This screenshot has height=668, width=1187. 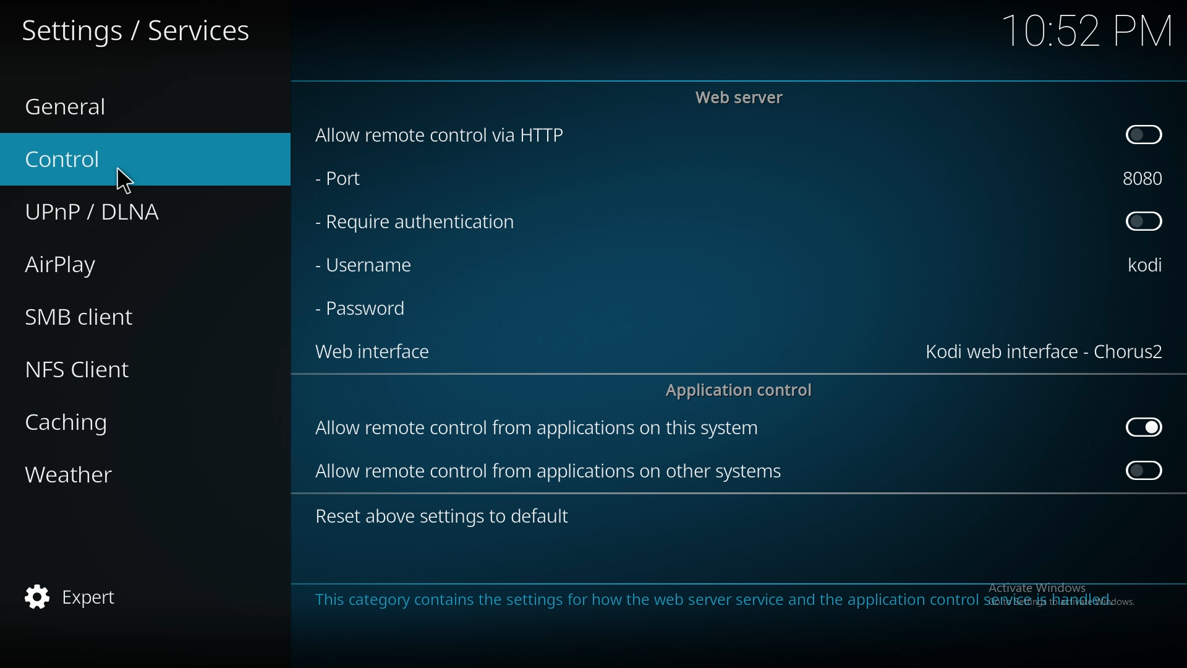 I want to click on web server, so click(x=743, y=97).